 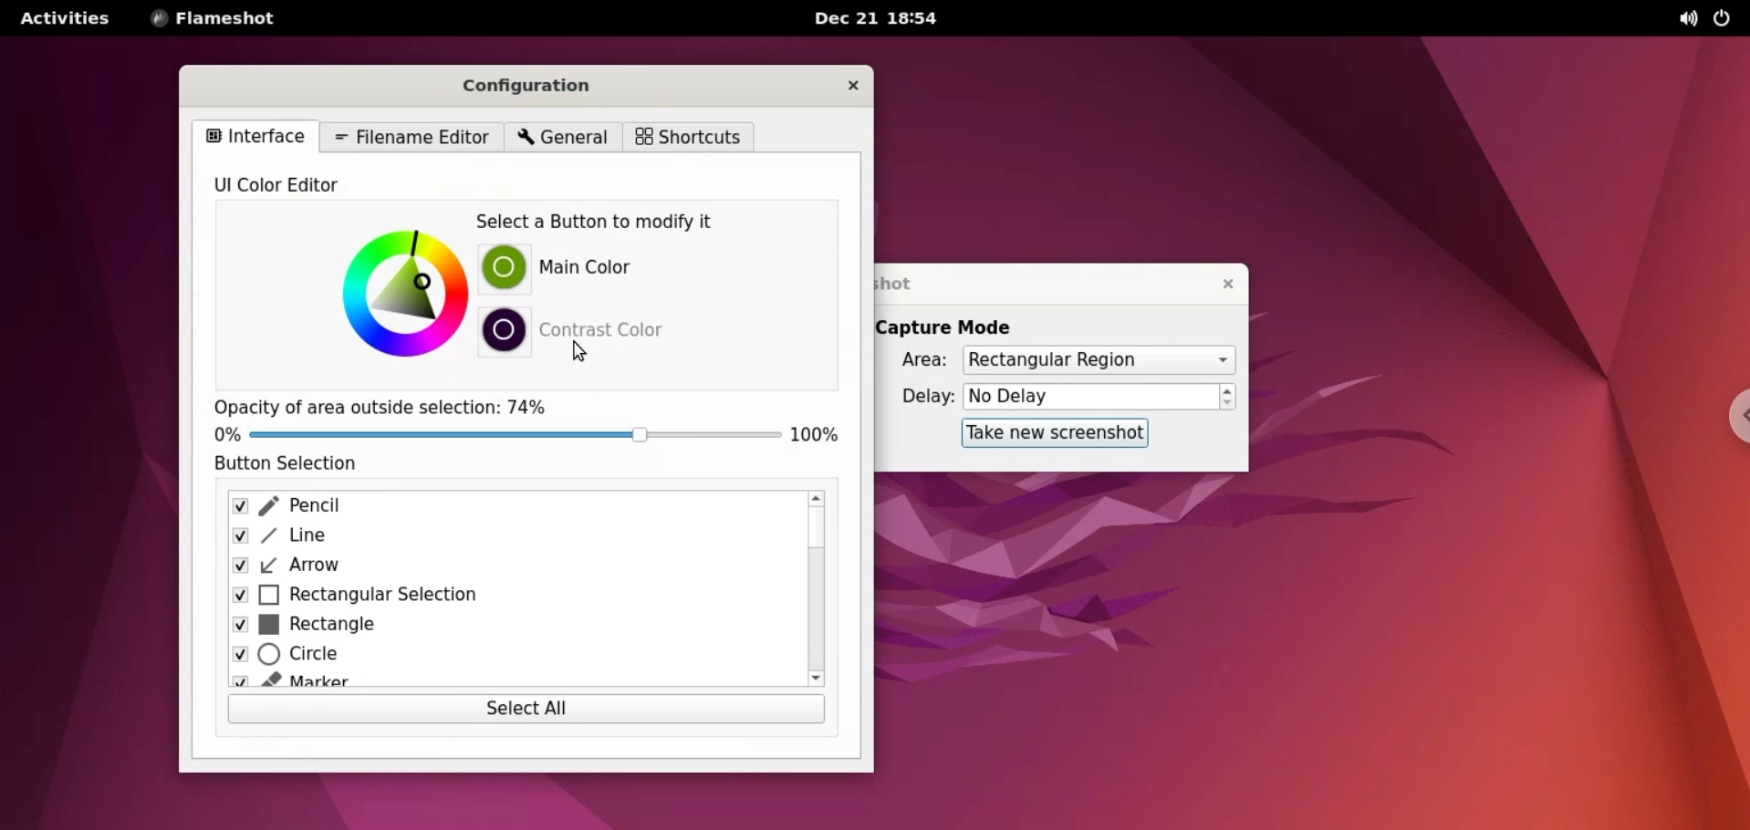 I want to click on UI color editor, so click(x=286, y=185).